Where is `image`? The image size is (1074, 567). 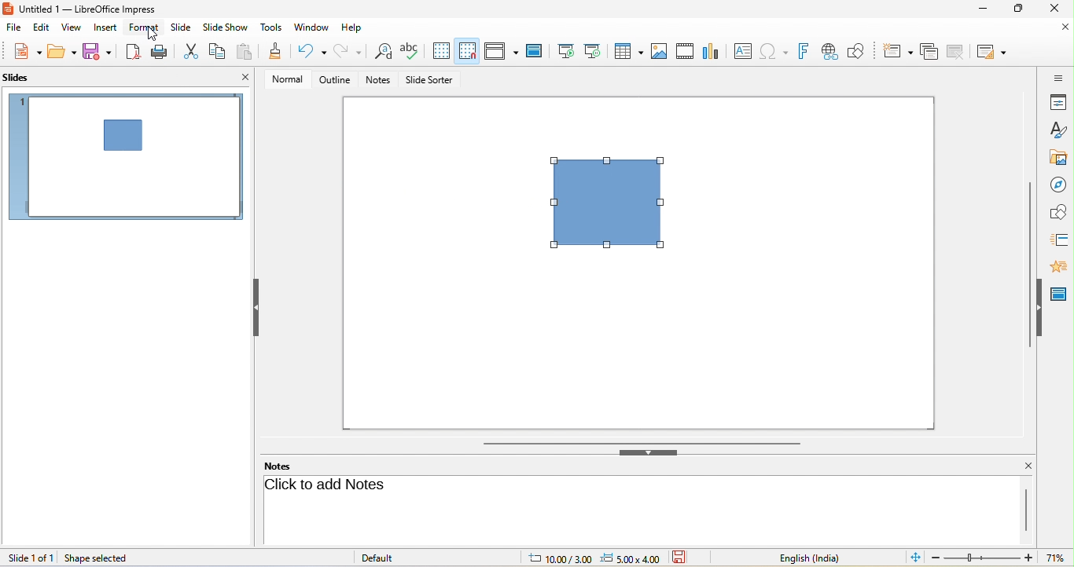 image is located at coordinates (658, 50).